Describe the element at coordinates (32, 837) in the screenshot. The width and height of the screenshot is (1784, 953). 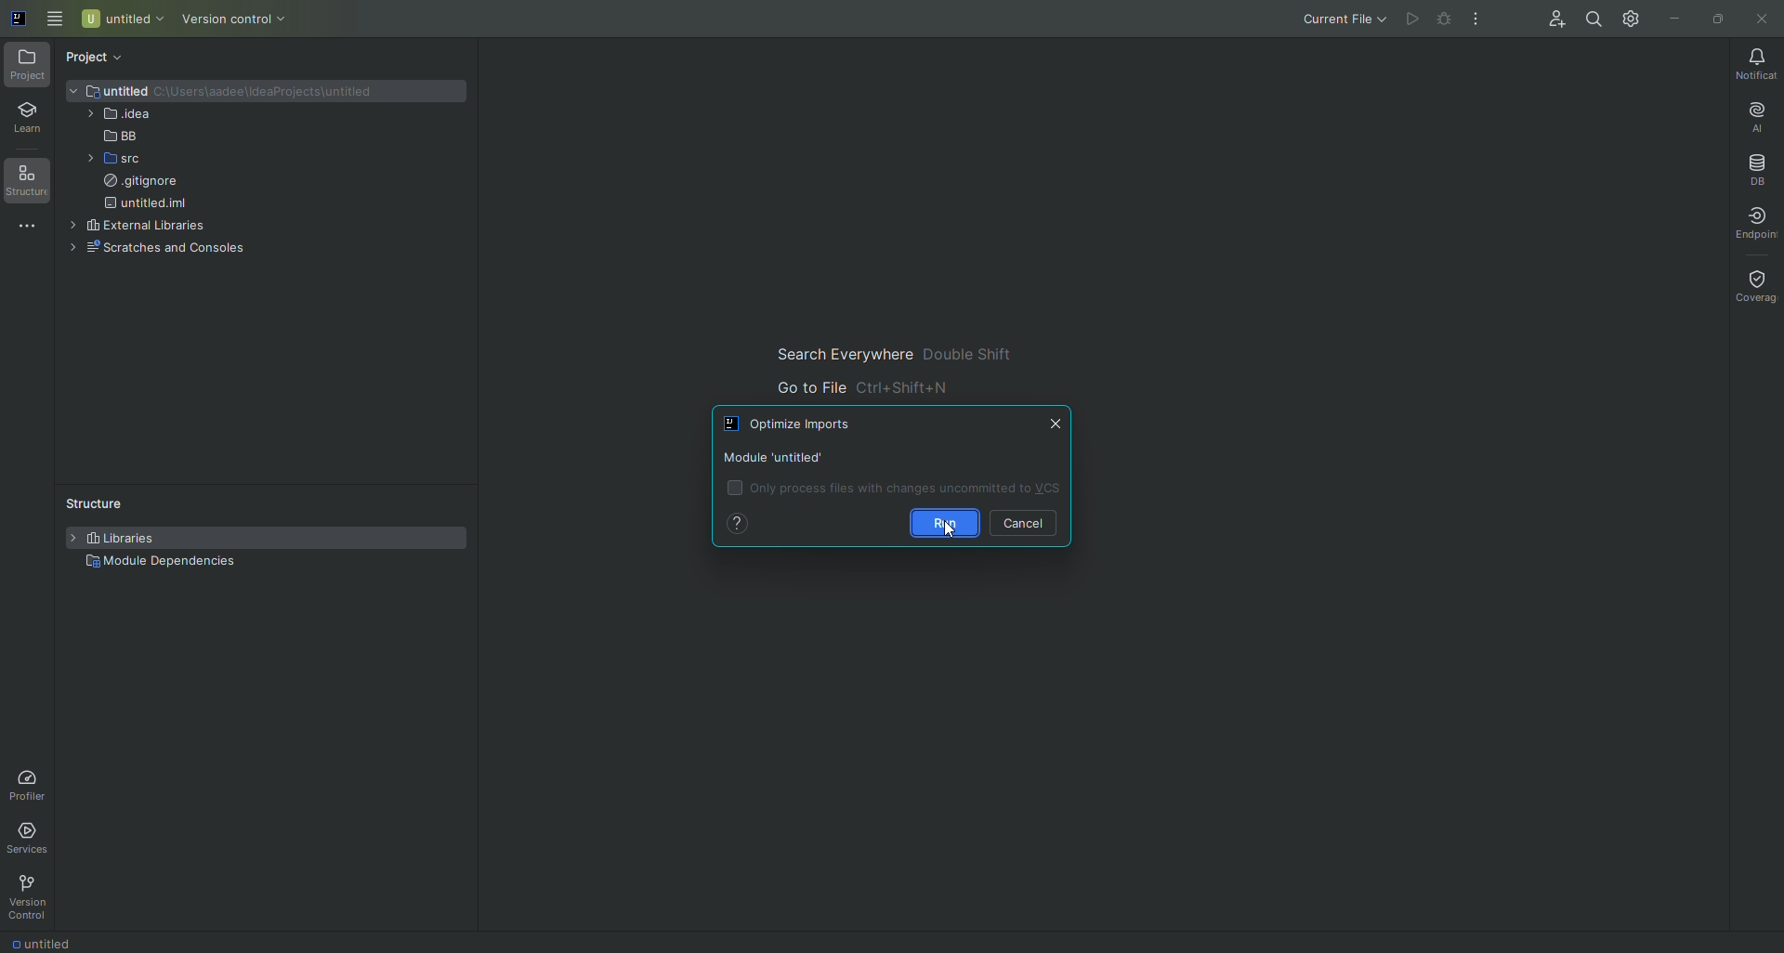
I see `Services` at that location.